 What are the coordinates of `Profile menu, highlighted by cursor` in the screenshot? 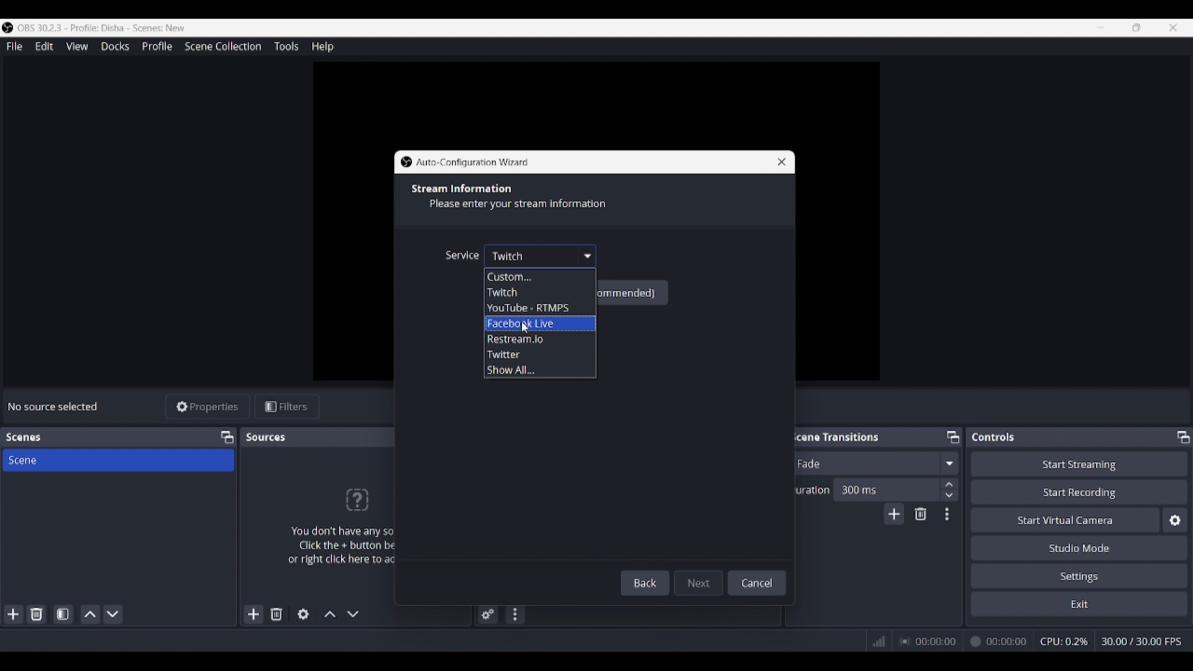 It's located at (157, 47).